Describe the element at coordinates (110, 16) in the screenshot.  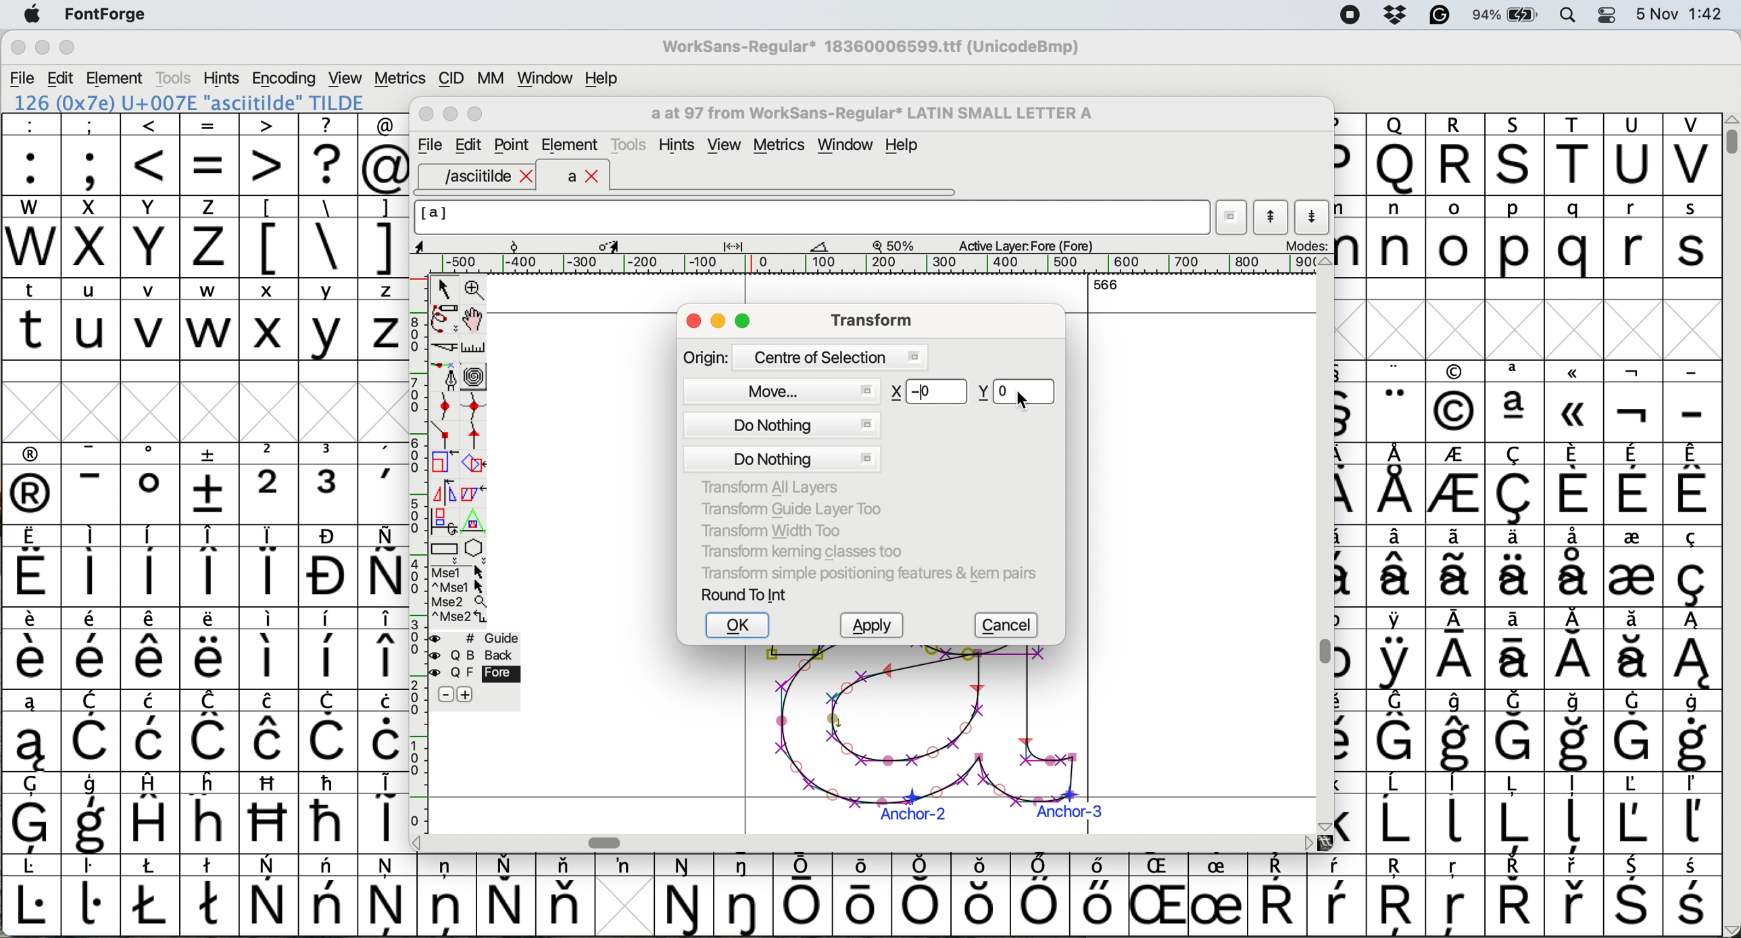
I see `fontforge` at that location.